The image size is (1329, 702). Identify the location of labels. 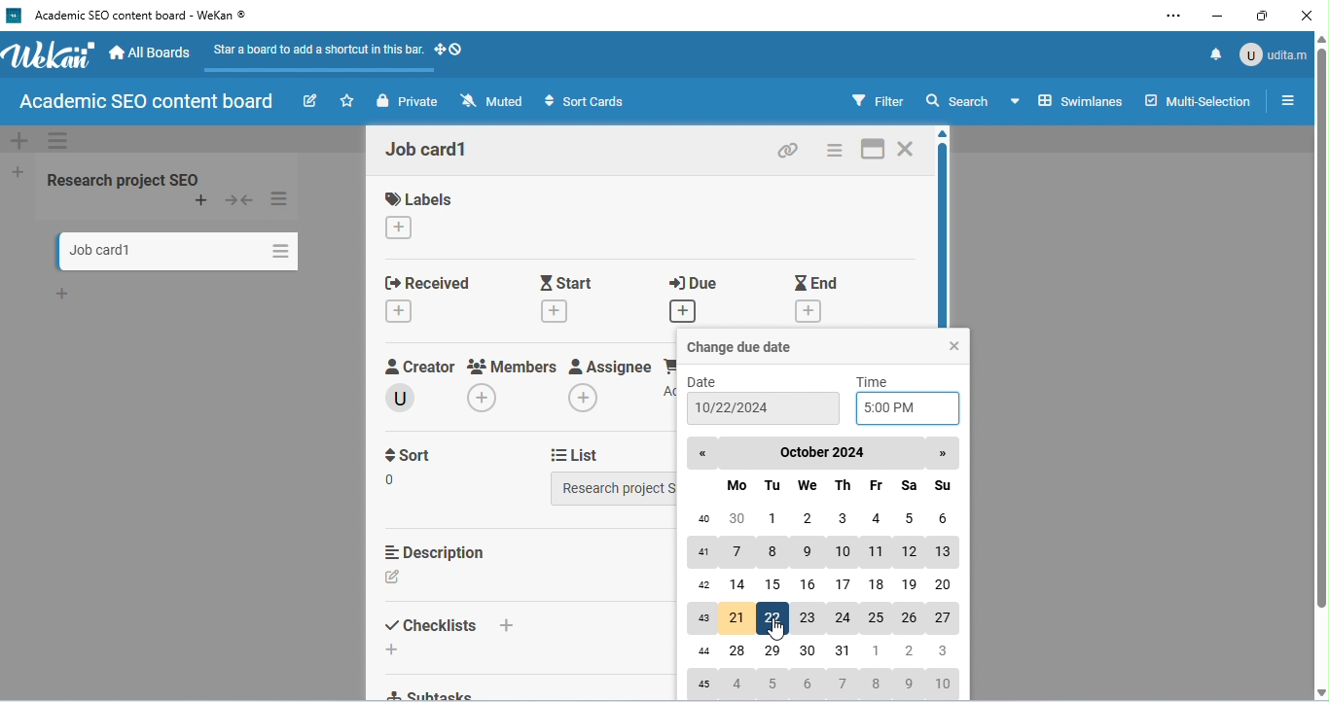
(421, 198).